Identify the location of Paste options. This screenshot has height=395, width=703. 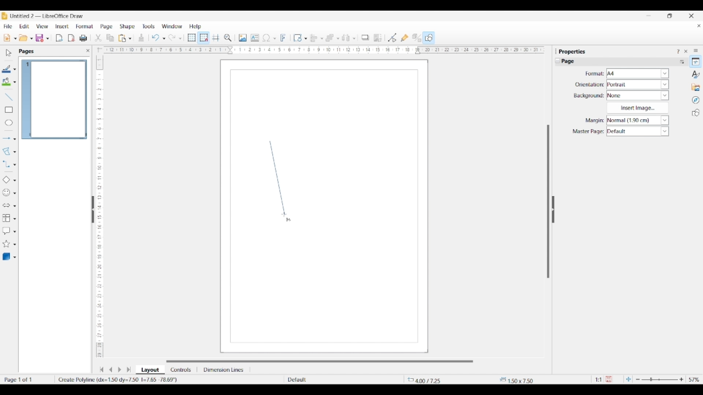
(130, 38).